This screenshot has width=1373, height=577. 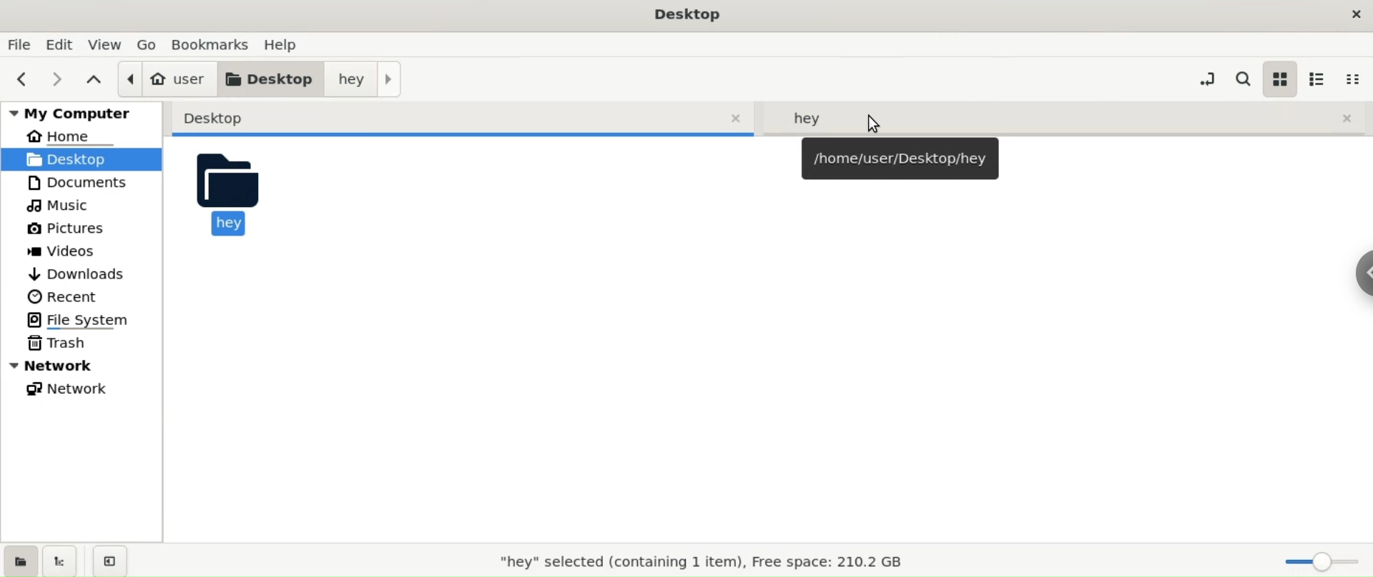 What do you see at coordinates (23, 560) in the screenshot?
I see `show places` at bounding box center [23, 560].